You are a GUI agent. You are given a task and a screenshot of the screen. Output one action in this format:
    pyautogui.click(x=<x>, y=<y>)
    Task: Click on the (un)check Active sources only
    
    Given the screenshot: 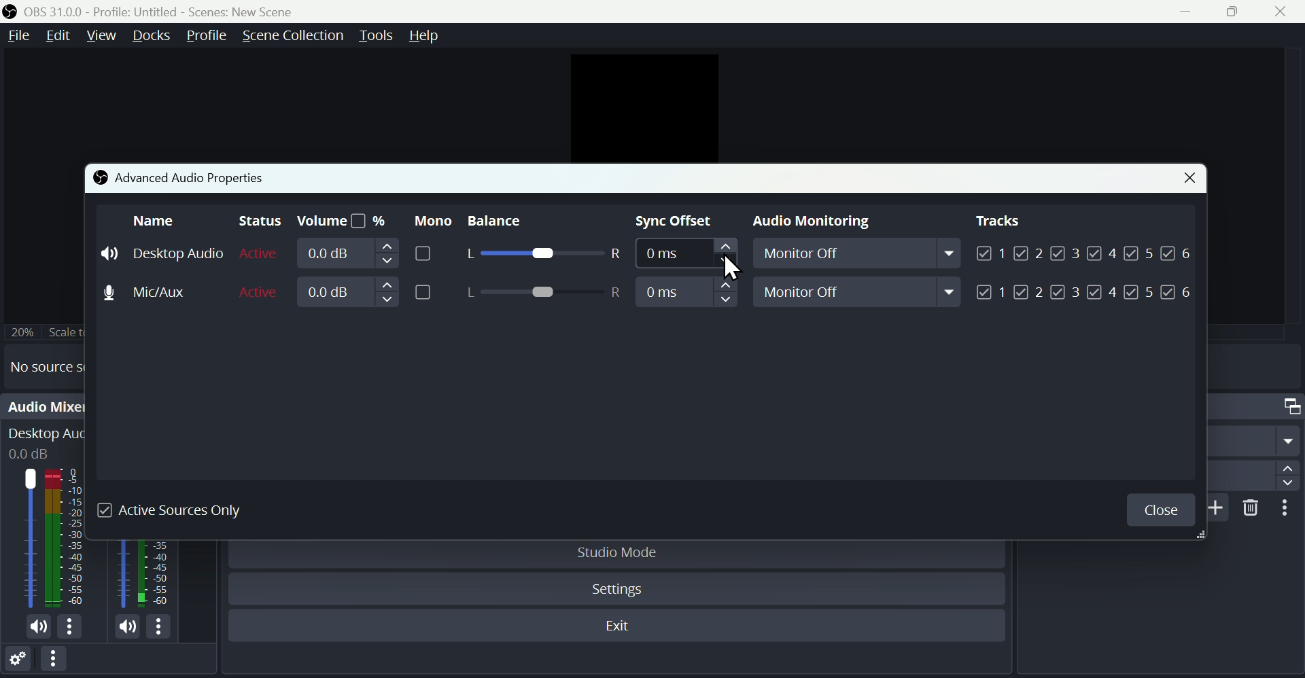 What is the action you would take?
    pyautogui.click(x=180, y=510)
    